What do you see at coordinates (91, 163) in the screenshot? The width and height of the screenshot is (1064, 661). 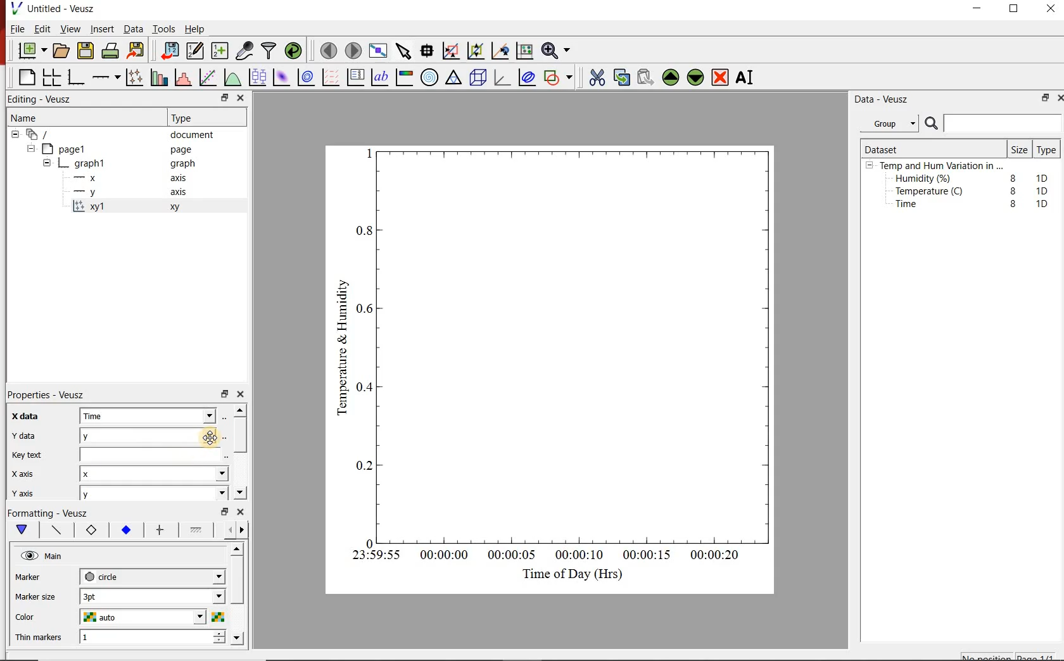 I see `graph` at bounding box center [91, 163].